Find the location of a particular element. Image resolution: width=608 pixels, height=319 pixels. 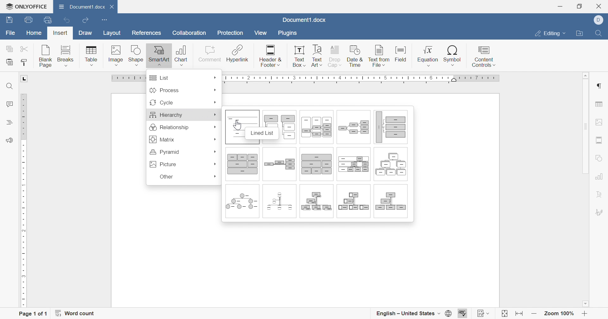

More is located at coordinates (215, 140).